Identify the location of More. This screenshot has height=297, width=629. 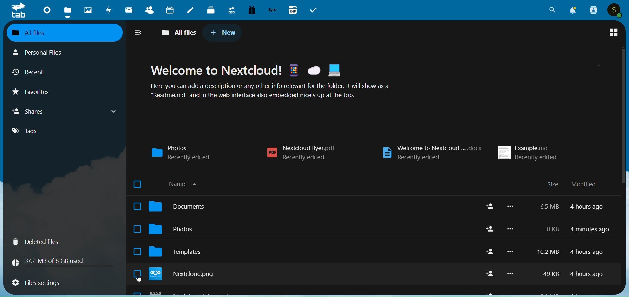
(510, 206).